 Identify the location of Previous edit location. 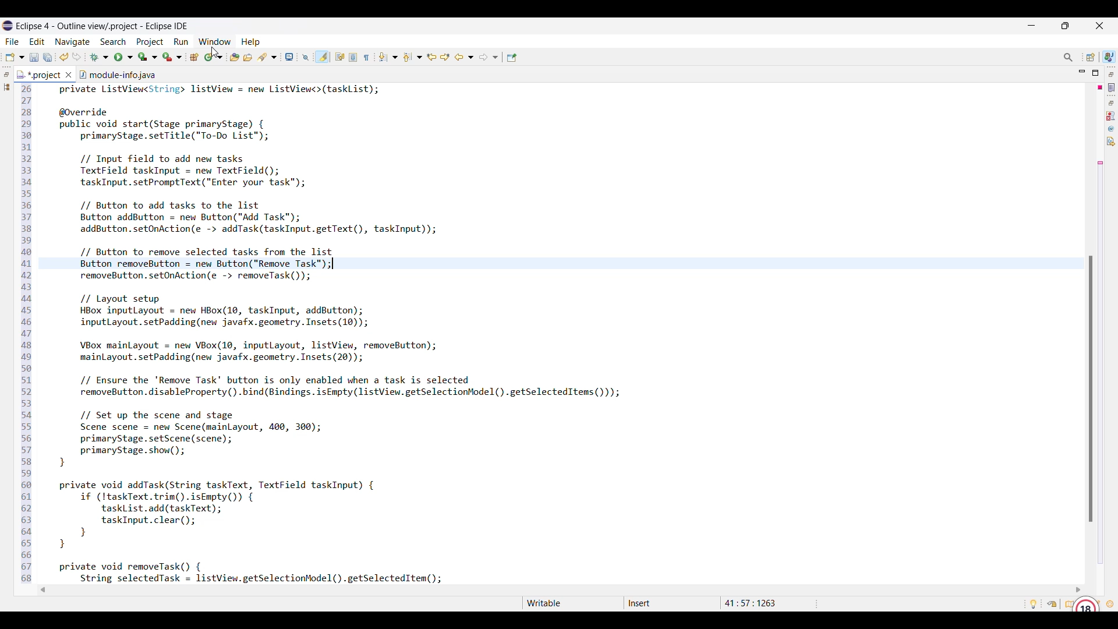
(431, 57).